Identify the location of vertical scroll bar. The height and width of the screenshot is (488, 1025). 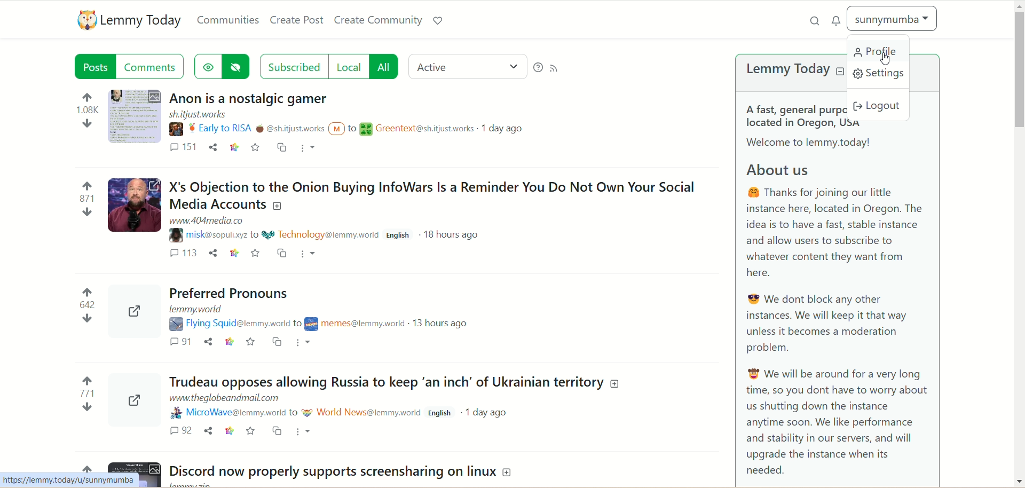
(1019, 242).